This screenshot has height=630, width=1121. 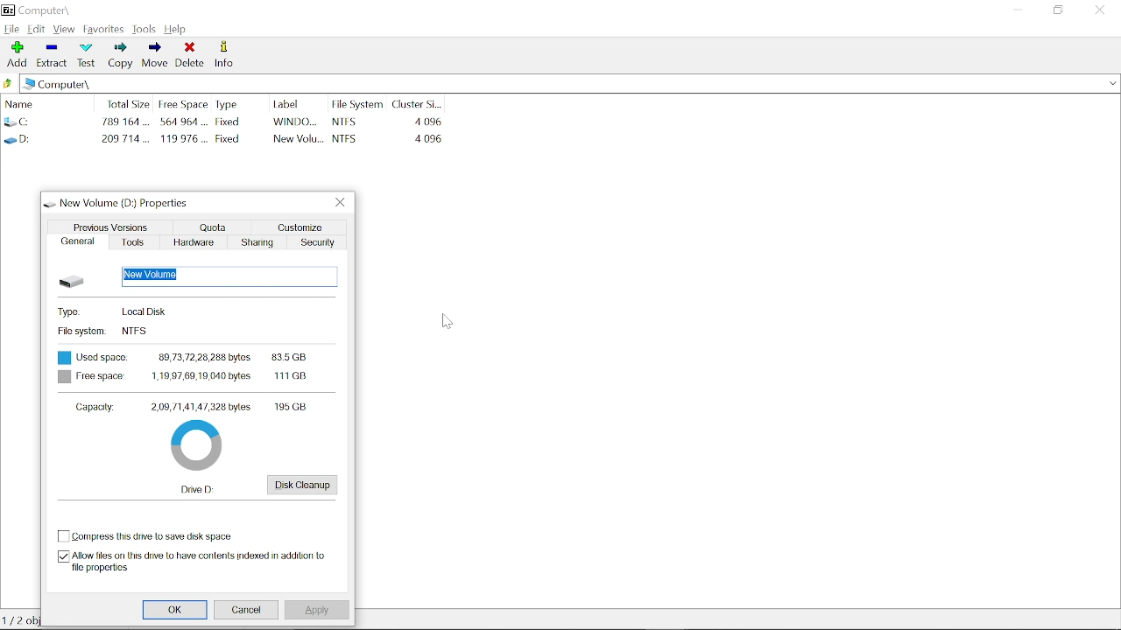 What do you see at coordinates (10, 85) in the screenshot?
I see `back to last location` at bounding box center [10, 85].